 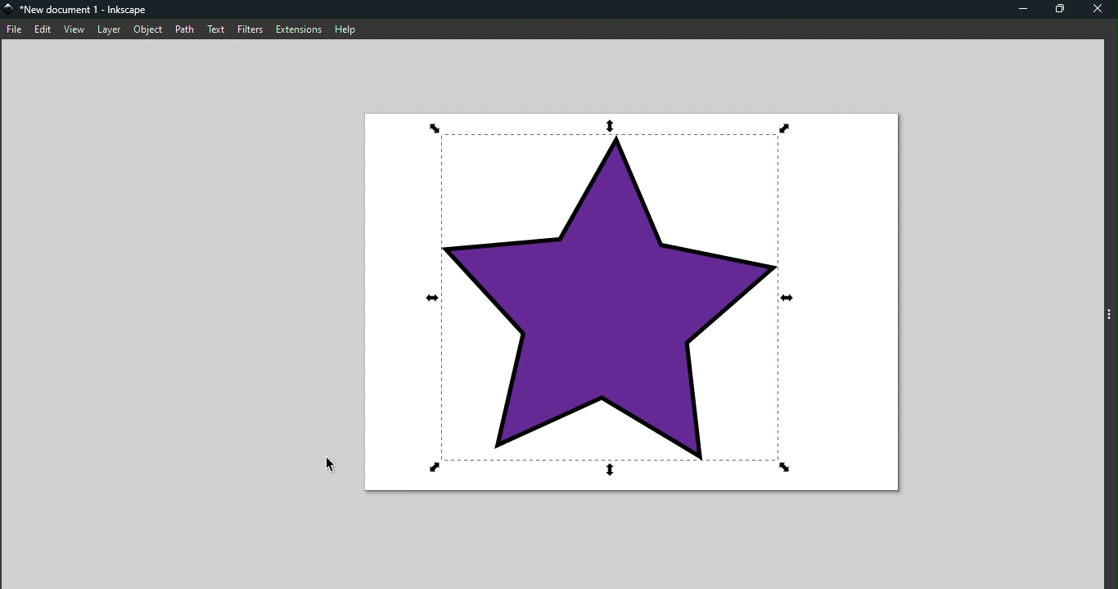 What do you see at coordinates (249, 27) in the screenshot?
I see `Filters` at bounding box center [249, 27].